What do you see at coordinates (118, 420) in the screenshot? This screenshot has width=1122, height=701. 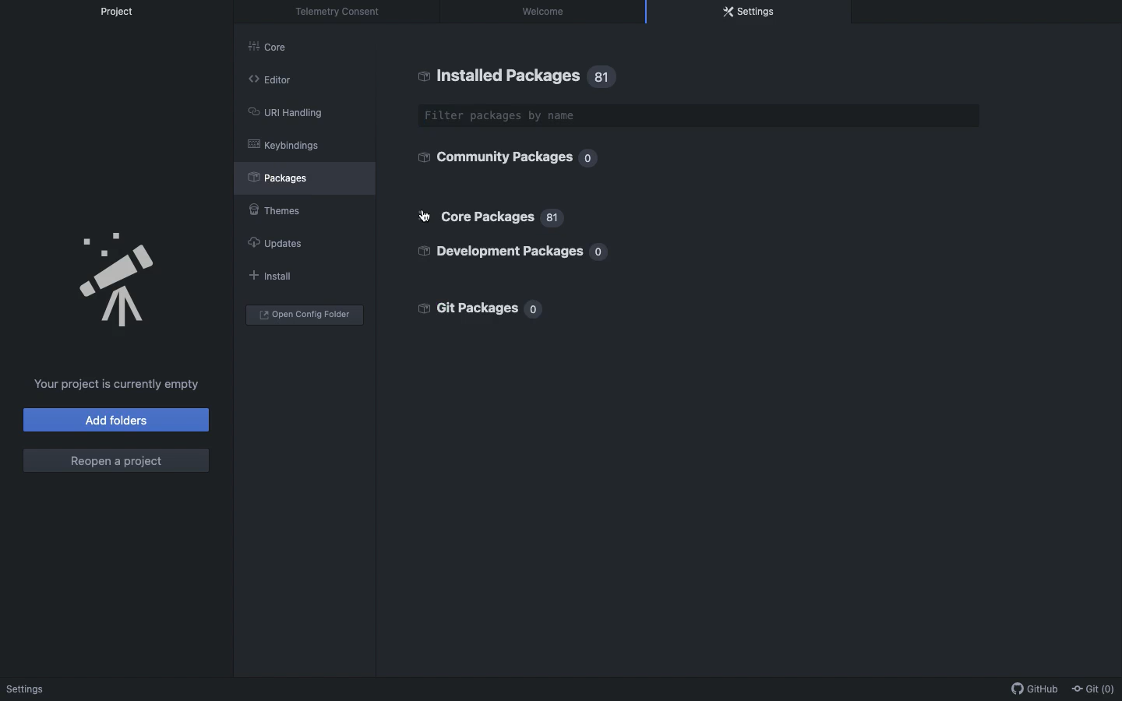 I see `Add folders` at bounding box center [118, 420].